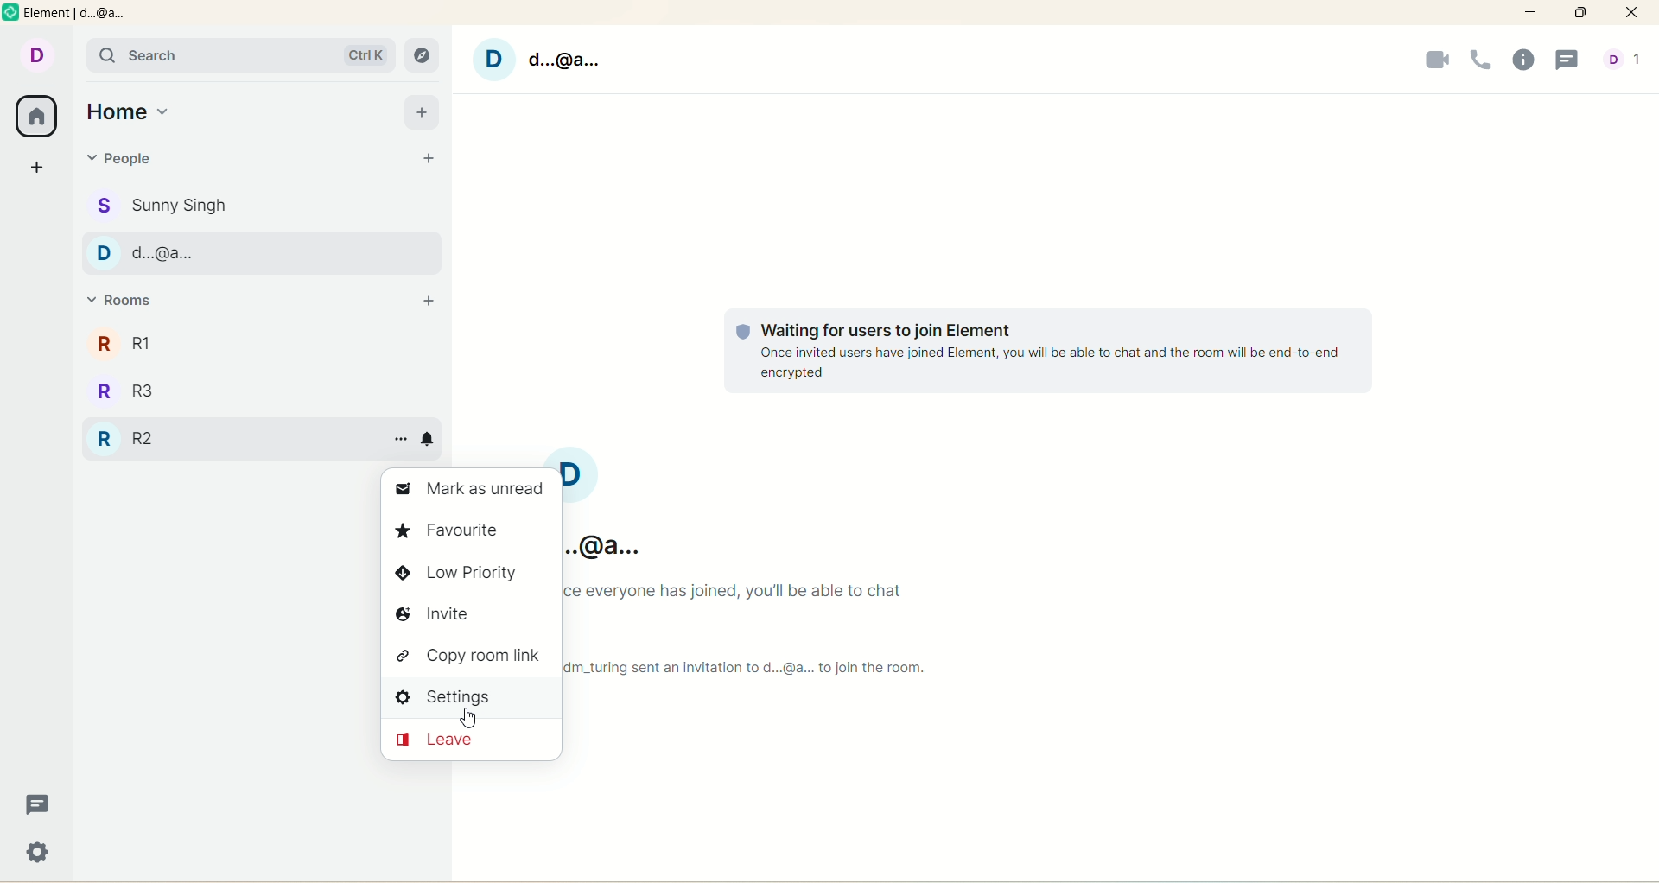 This screenshot has width=1659, height=883. What do you see at coordinates (1057, 352) in the screenshot?
I see `text` at bounding box center [1057, 352].